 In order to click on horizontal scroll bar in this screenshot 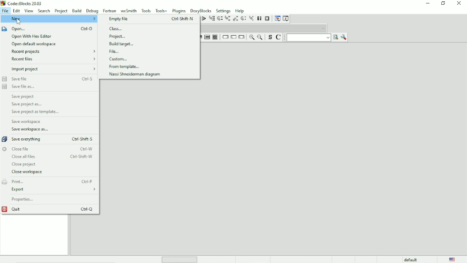, I will do `click(181, 259)`.